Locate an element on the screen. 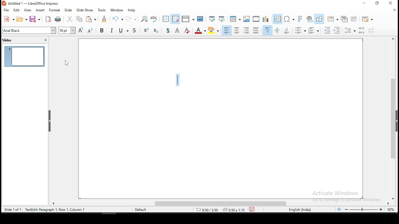  help is located at coordinates (132, 10).